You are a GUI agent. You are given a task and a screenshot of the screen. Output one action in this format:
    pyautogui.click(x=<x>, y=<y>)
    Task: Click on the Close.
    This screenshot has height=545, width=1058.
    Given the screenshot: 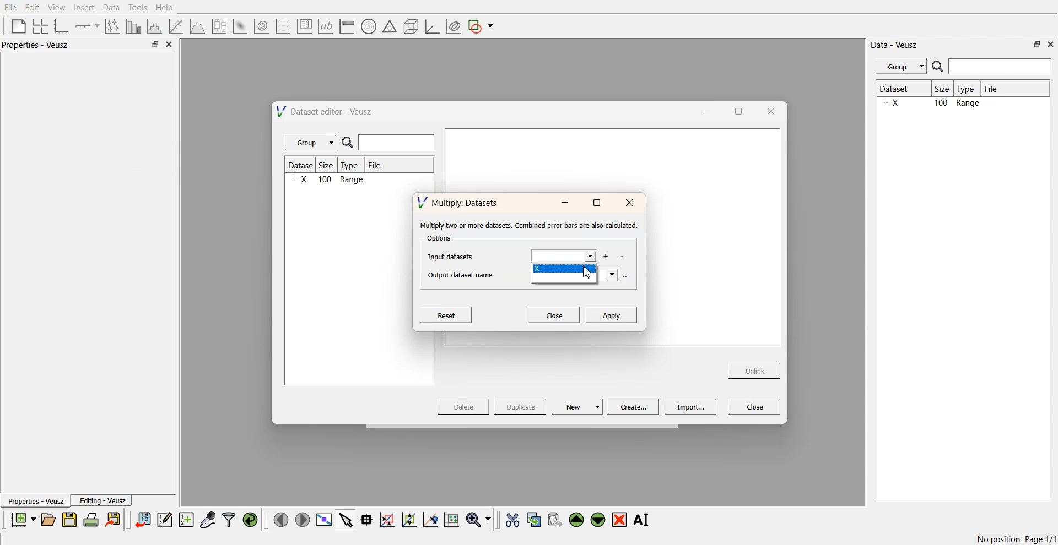 What is the action you would take?
    pyautogui.click(x=554, y=314)
    